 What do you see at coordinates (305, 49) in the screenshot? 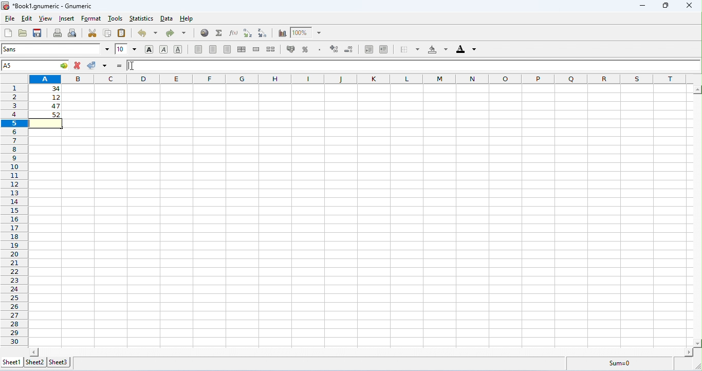
I see `format as percent` at bounding box center [305, 49].